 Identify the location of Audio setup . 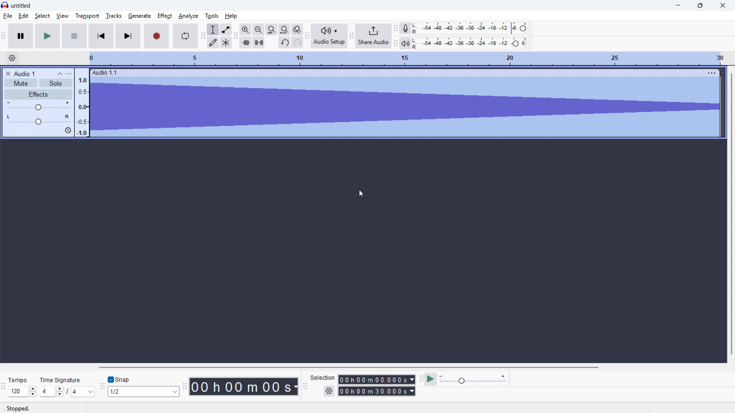
(330, 36).